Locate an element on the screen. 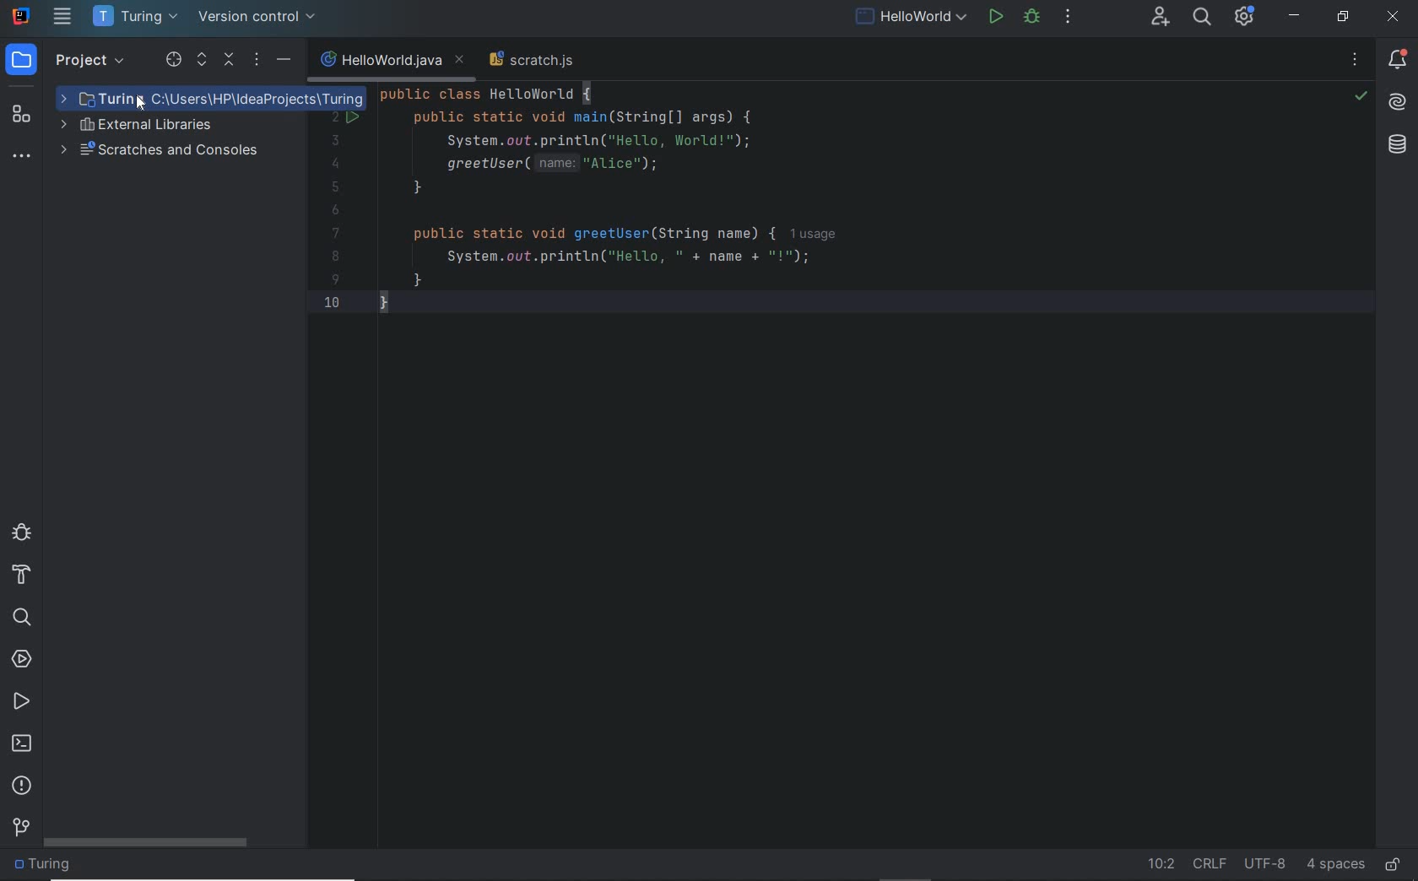 The height and width of the screenshot is (881, 1418). codes is located at coordinates (611, 213).